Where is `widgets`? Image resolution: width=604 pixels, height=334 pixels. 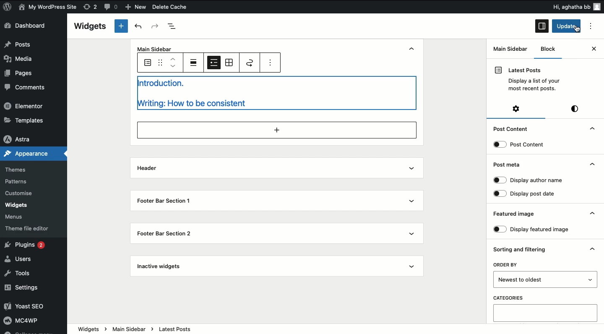 widgets is located at coordinates (89, 329).